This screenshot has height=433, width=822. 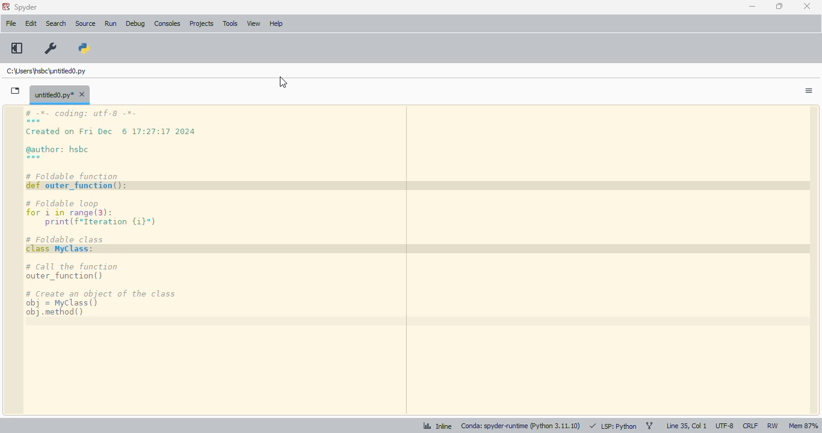 What do you see at coordinates (85, 24) in the screenshot?
I see `source` at bounding box center [85, 24].